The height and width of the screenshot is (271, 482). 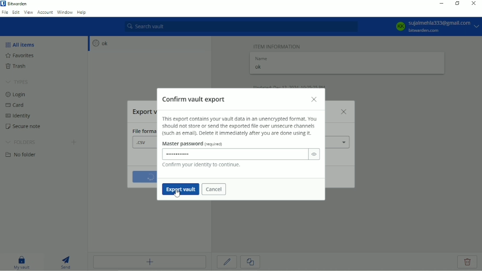 I want to click on Window, so click(x=65, y=12).